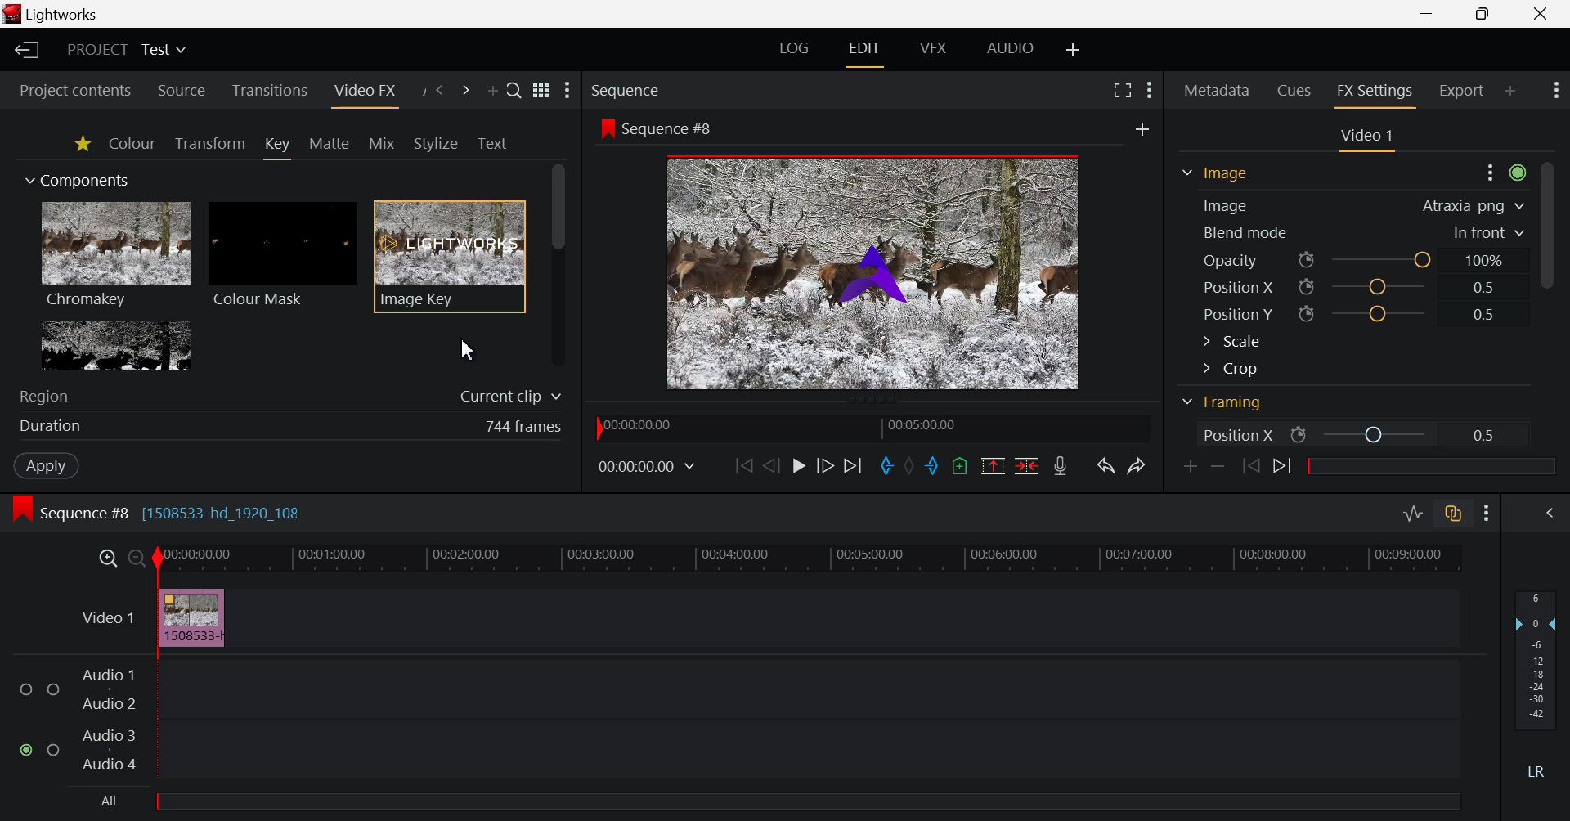 The height and width of the screenshot is (821, 1570). What do you see at coordinates (1251, 469) in the screenshot?
I see `Previous keyframe` at bounding box center [1251, 469].